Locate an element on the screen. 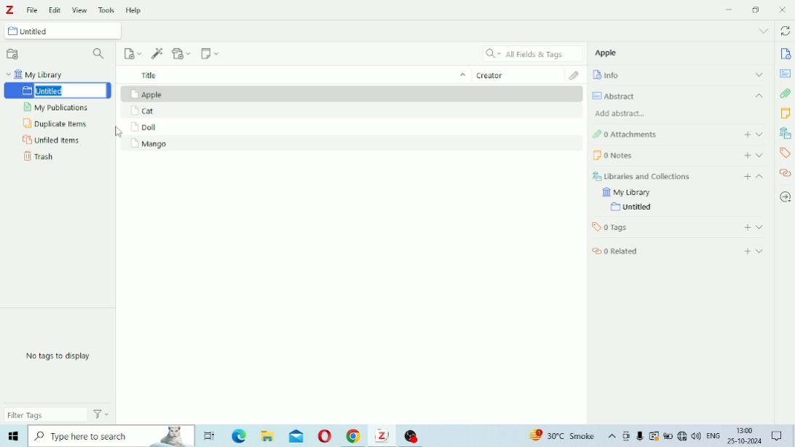 The height and width of the screenshot is (447, 795). Mango is located at coordinates (148, 144).